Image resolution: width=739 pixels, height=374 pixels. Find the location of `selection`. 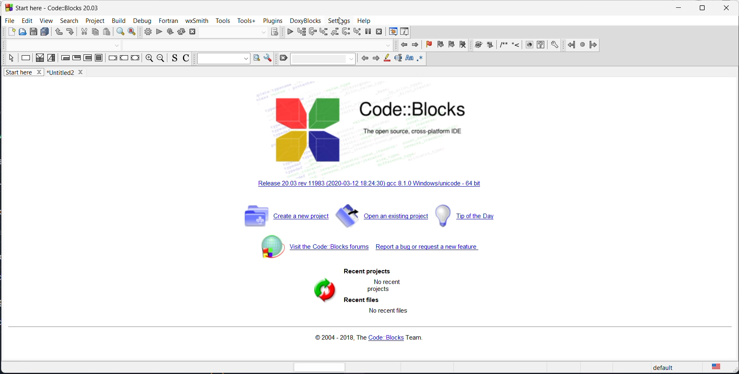

selection is located at coordinates (52, 59).